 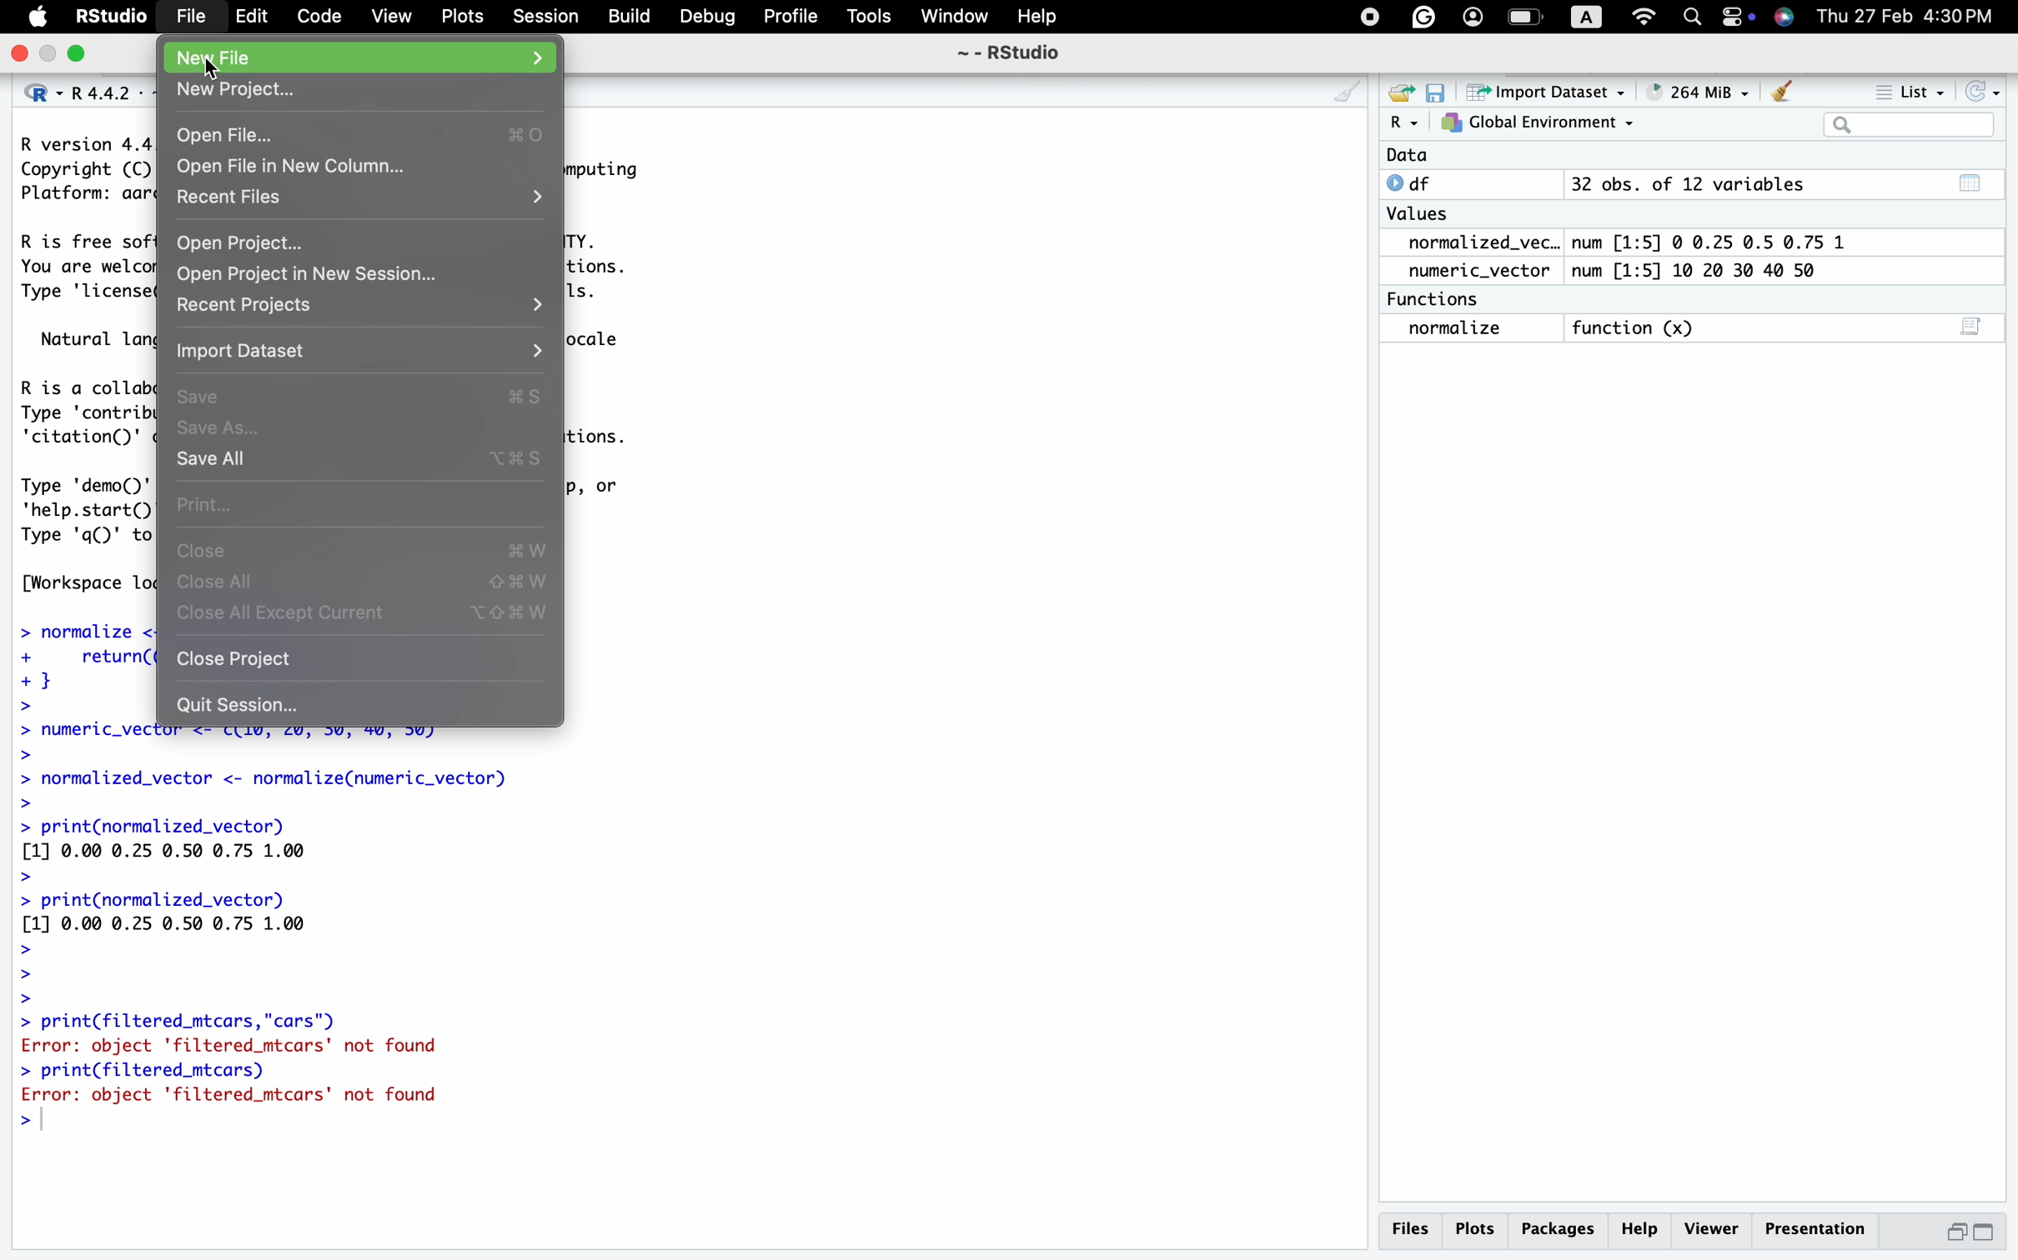 I want to click on Error: object 'filtered_mtcars' not found, so click(x=252, y=1047).